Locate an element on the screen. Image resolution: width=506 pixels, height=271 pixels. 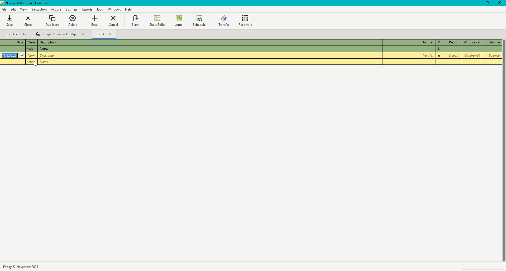
Delete is located at coordinates (73, 21).